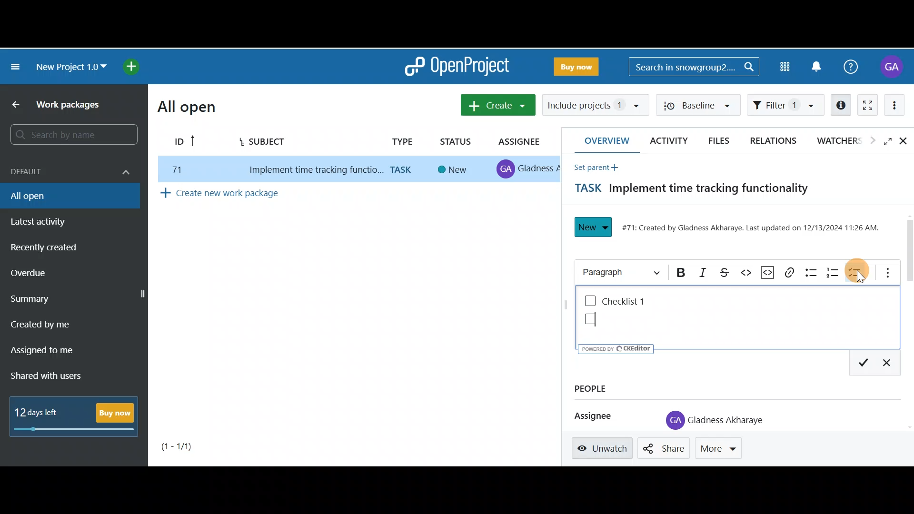  What do you see at coordinates (71, 135) in the screenshot?
I see `Search bar` at bounding box center [71, 135].